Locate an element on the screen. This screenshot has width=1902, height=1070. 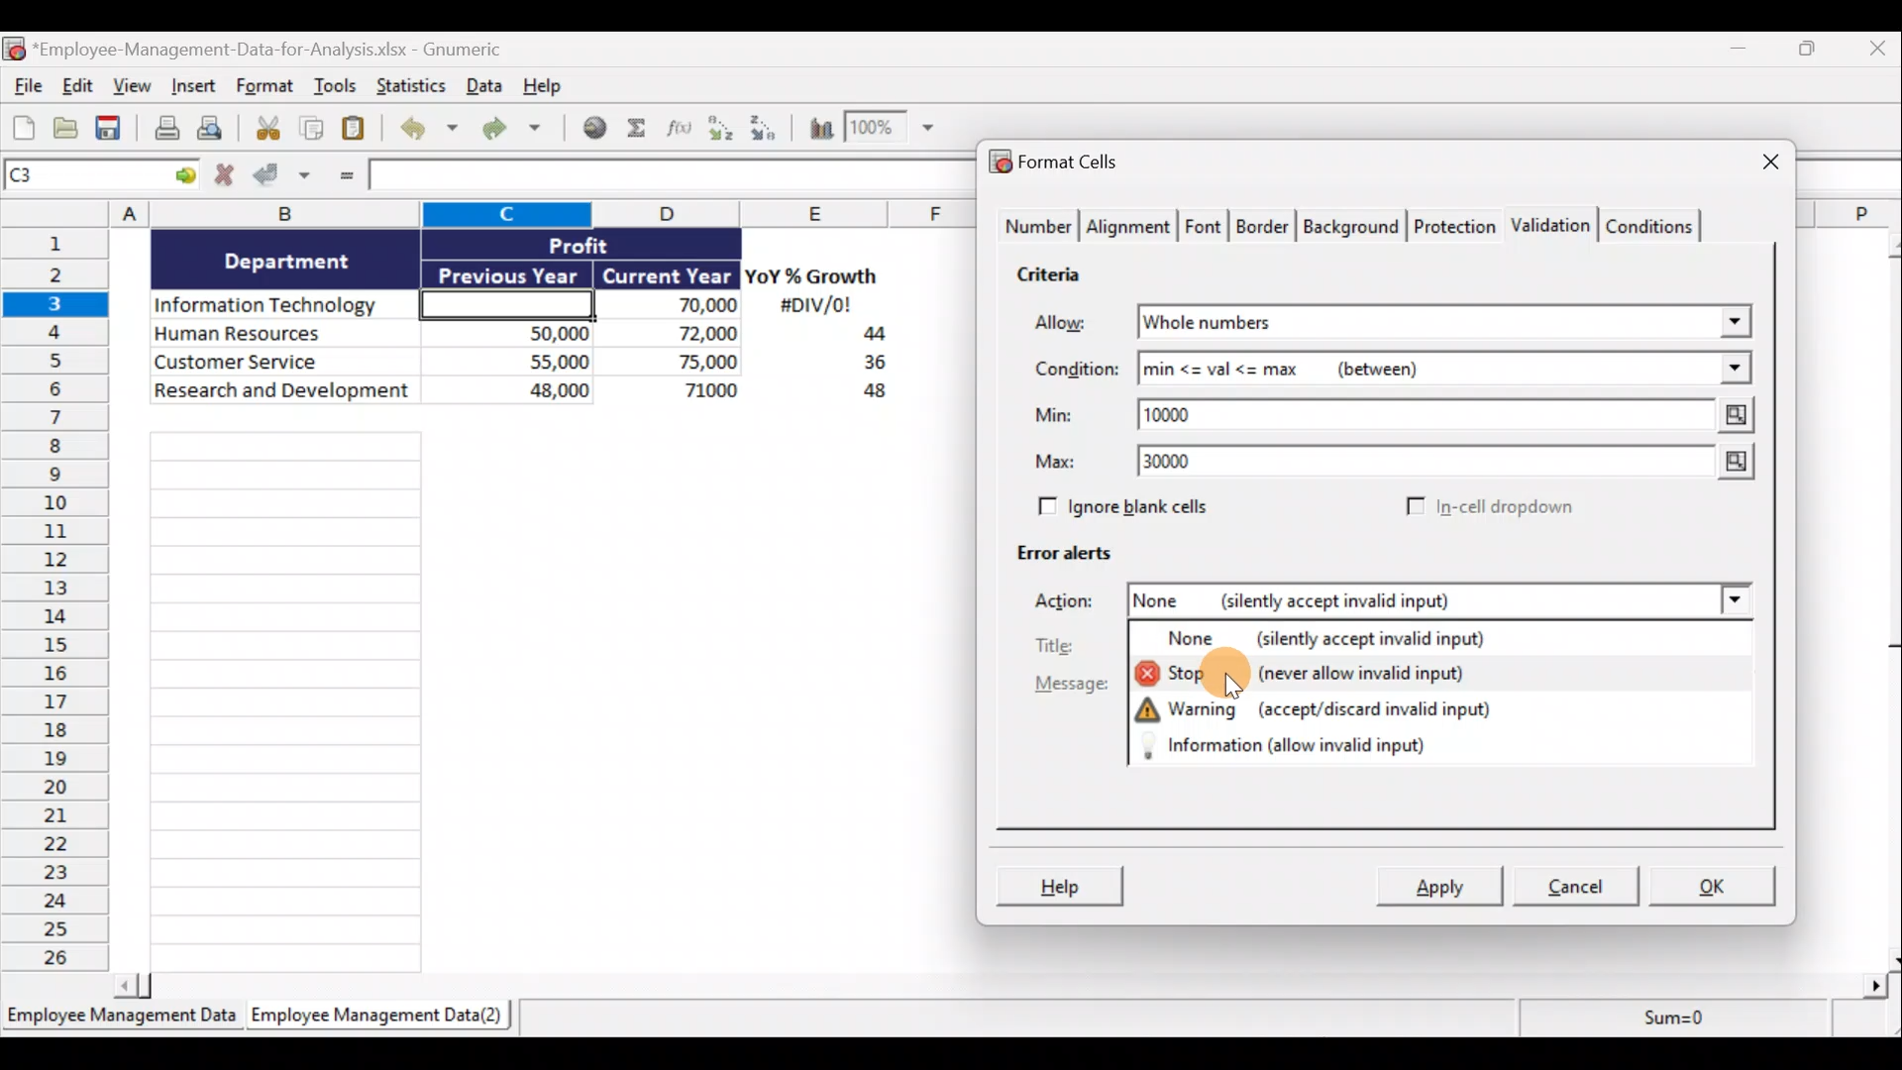
YoY% Growth is located at coordinates (812, 277).